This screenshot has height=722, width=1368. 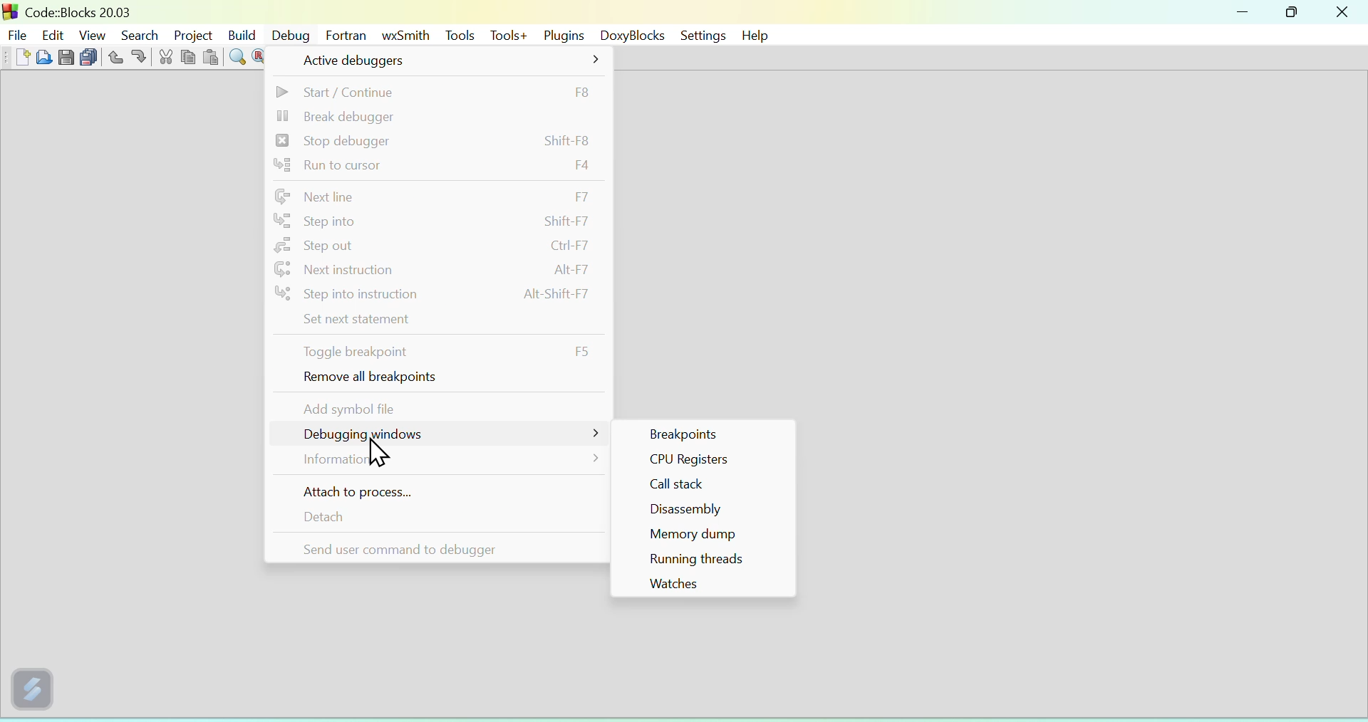 What do you see at coordinates (560, 34) in the screenshot?
I see `Plugins` at bounding box center [560, 34].